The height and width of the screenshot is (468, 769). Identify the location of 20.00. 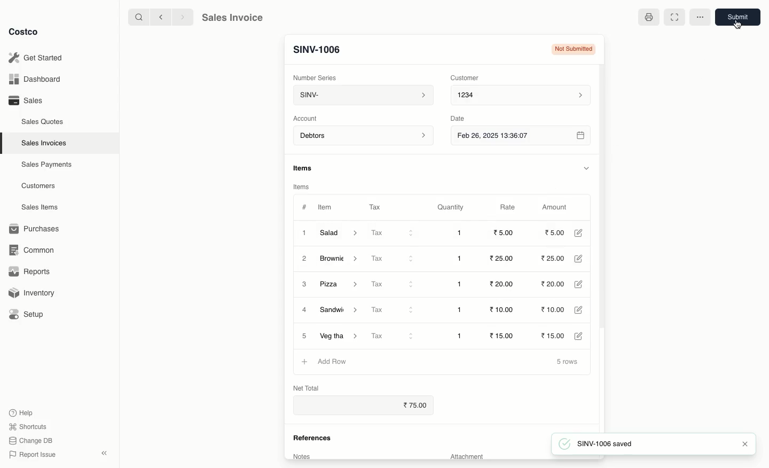
(497, 233).